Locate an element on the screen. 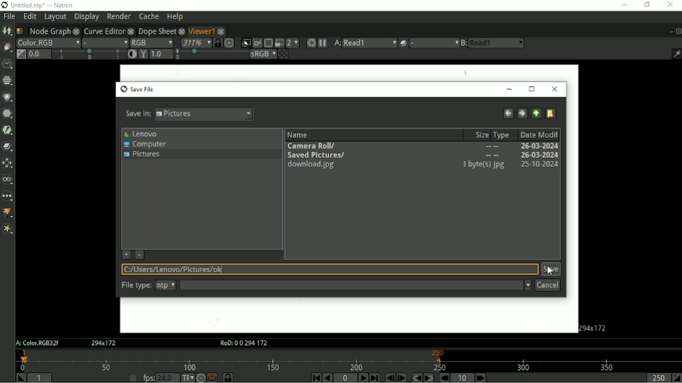 The height and width of the screenshot is (383, 682). Next keyframe is located at coordinates (429, 377).